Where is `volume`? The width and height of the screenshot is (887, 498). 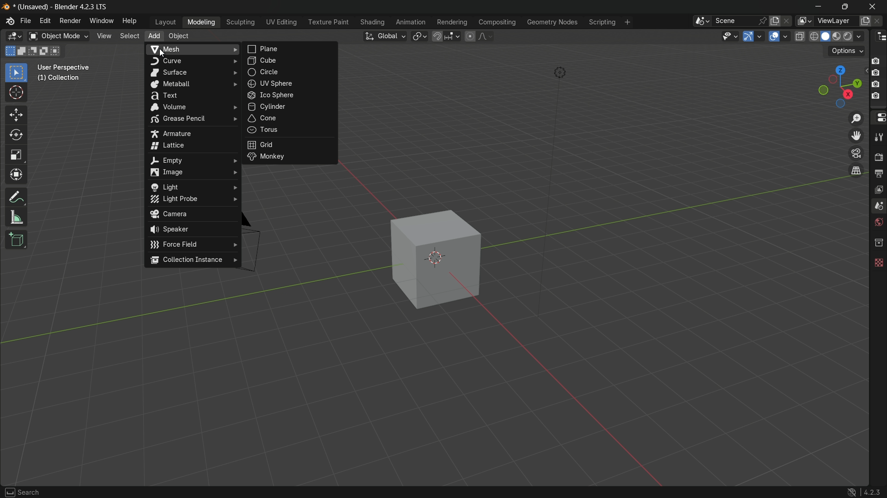 volume is located at coordinates (192, 107).